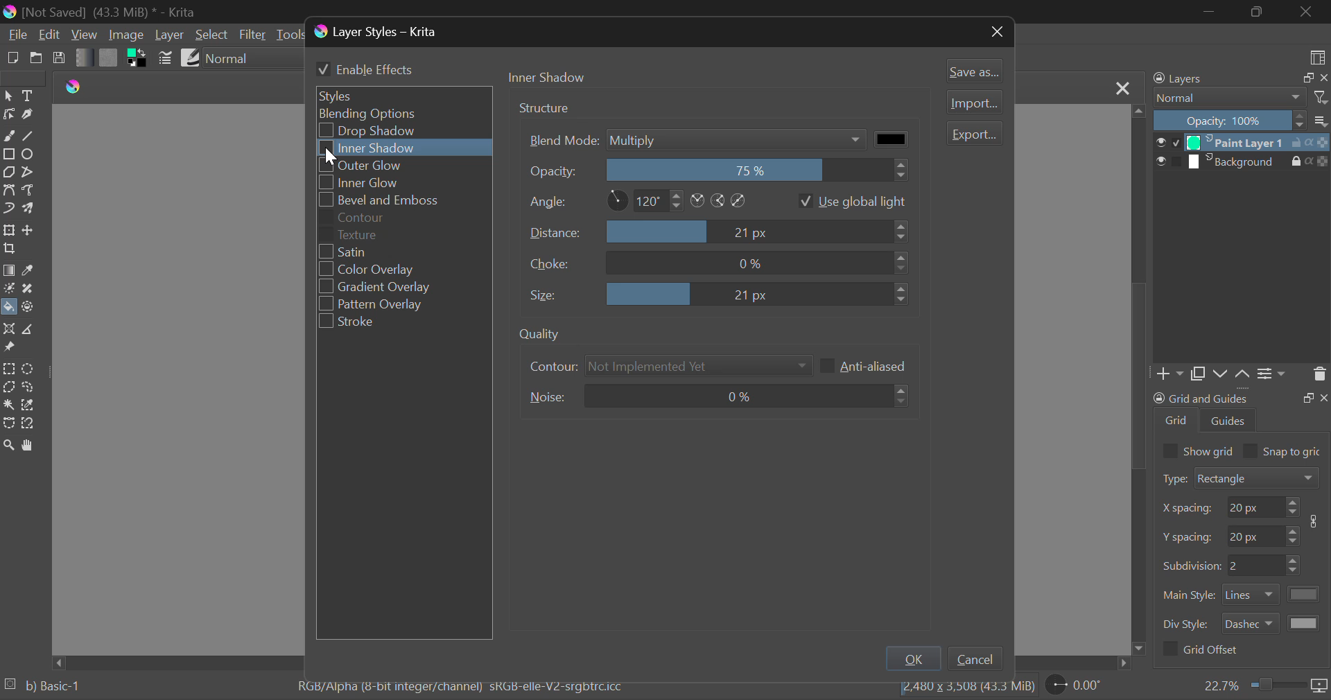  I want to click on Export, so click(973, 134).